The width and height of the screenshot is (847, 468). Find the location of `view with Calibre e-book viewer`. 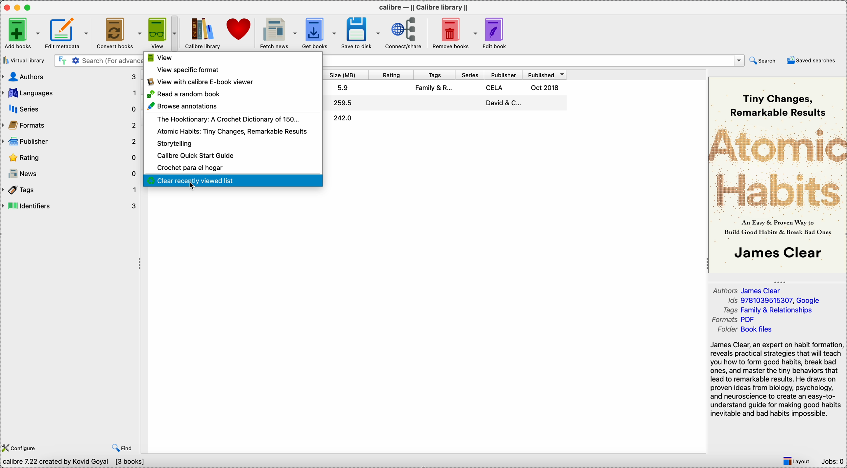

view with Calibre e-book viewer is located at coordinates (202, 82).